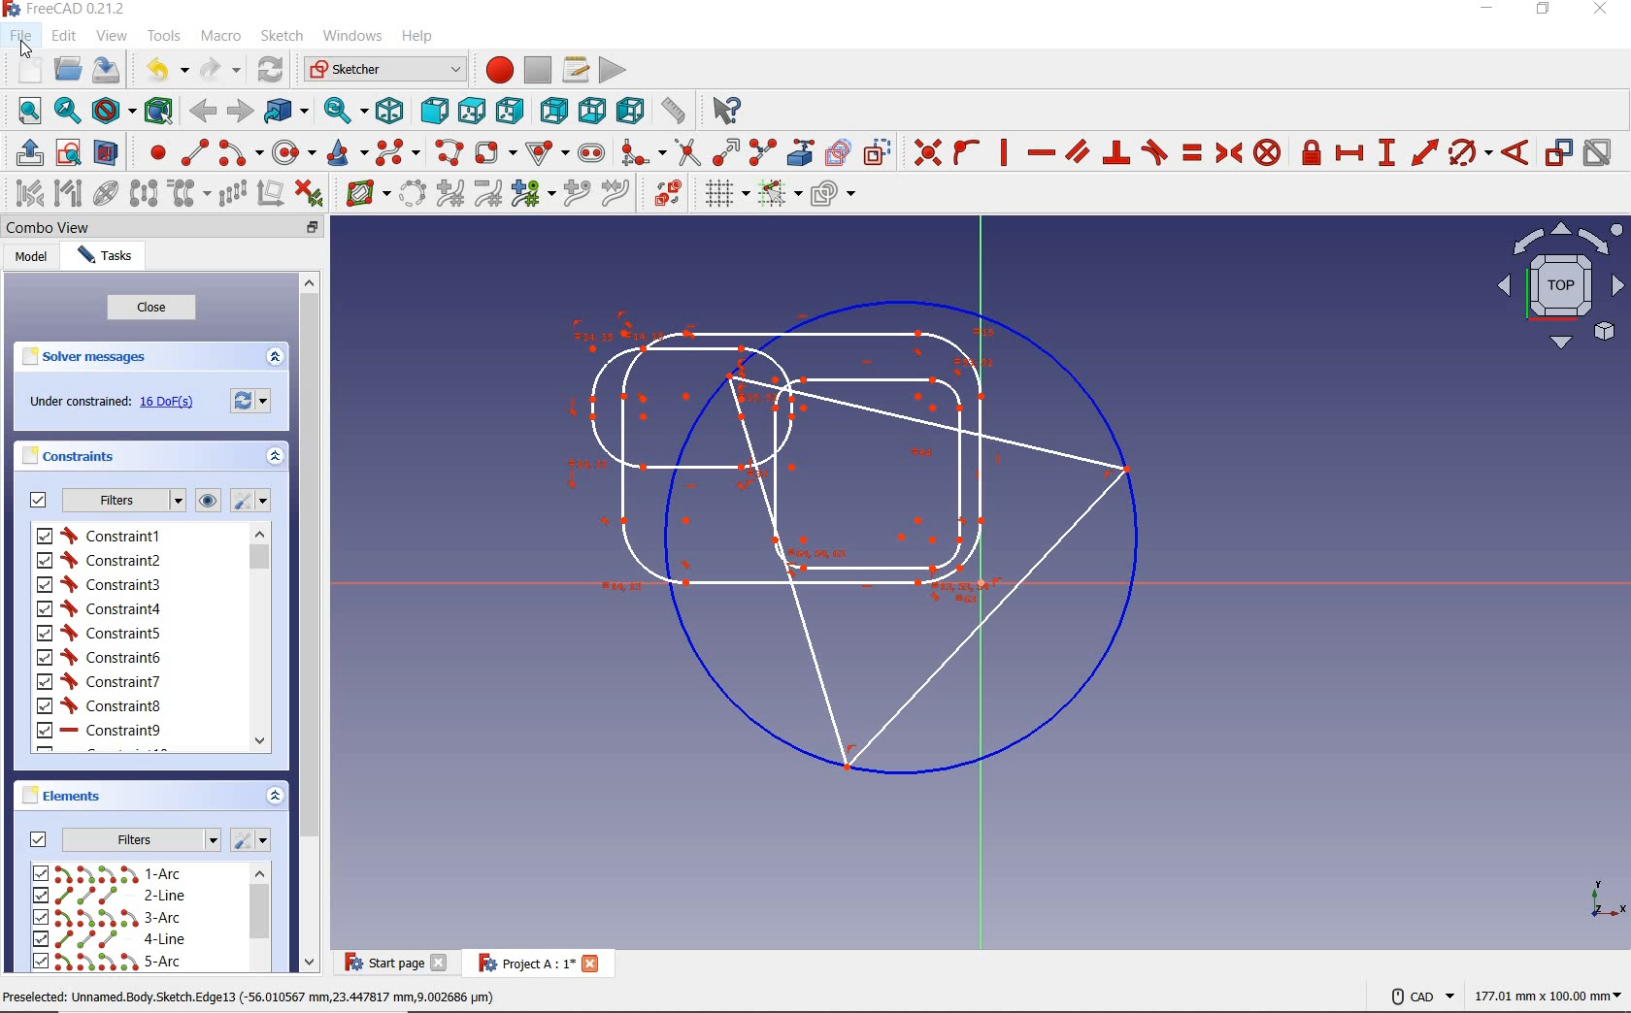 This screenshot has width=1631, height=1013. Describe the element at coordinates (112, 38) in the screenshot. I see `view` at that location.